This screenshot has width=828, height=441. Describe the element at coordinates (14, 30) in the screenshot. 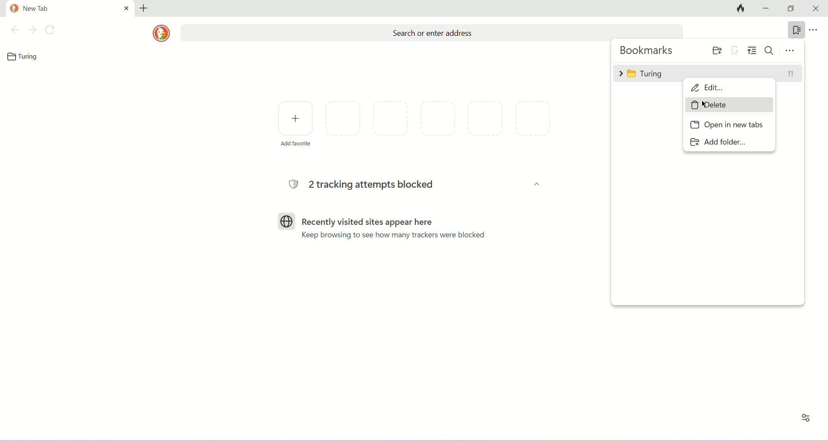

I see `previous` at that location.